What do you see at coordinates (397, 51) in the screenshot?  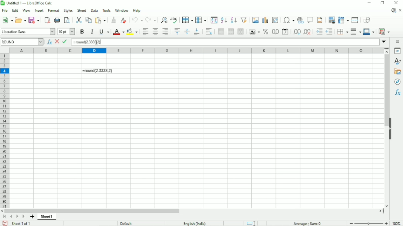 I see `Properties` at bounding box center [397, 51].